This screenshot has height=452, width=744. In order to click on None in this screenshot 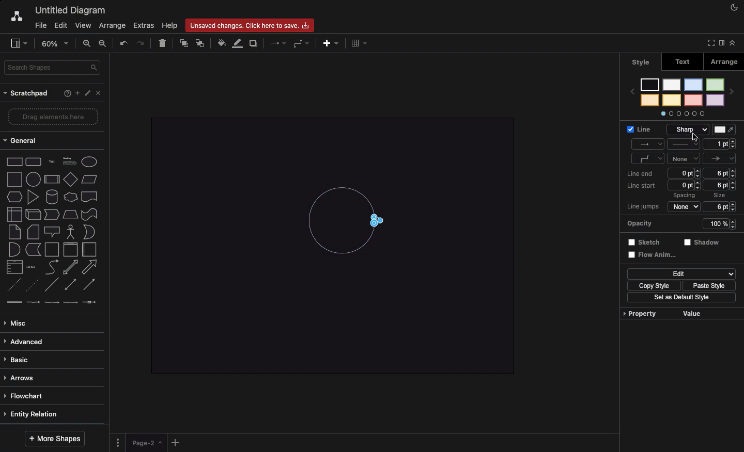, I will do `click(686, 205)`.